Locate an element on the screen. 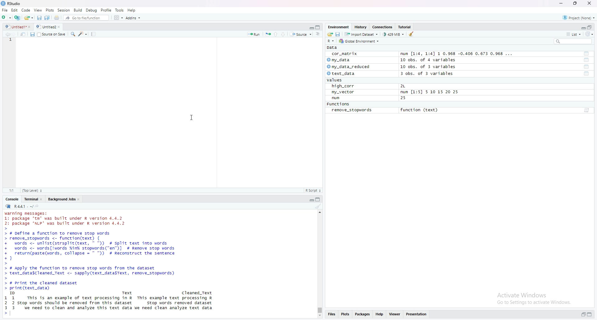 This screenshot has width=597, height=320. Project: (None) is located at coordinates (578, 17).